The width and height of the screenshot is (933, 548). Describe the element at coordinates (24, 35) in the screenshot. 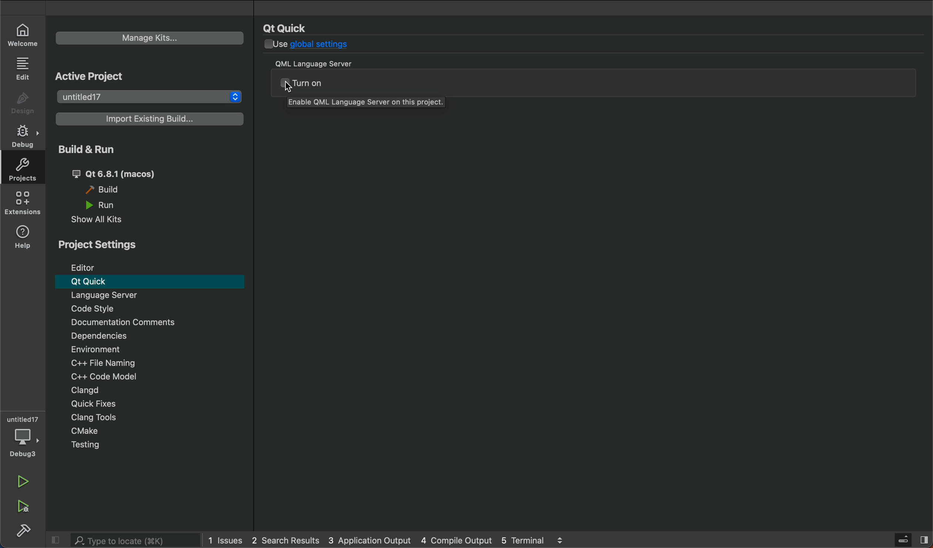

I see `WELCOME` at that location.